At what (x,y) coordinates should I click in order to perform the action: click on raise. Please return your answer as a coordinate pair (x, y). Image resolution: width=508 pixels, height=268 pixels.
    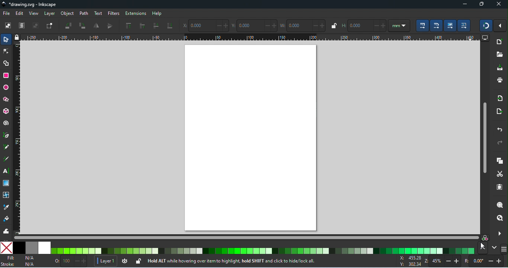
    Looking at the image, I should click on (142, 26).